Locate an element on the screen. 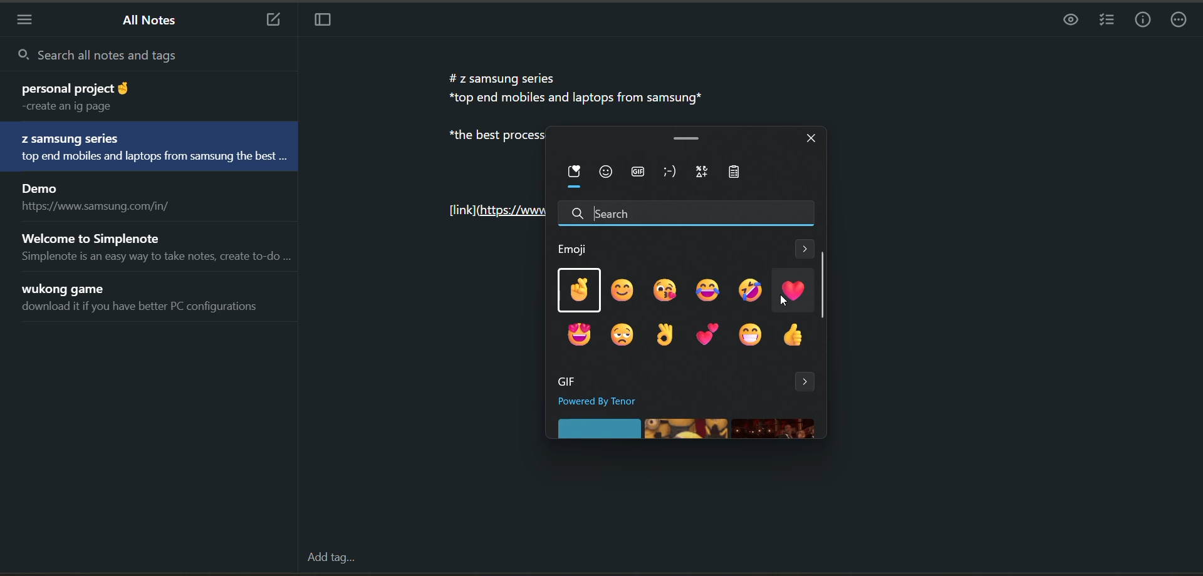 This screenshot has width=1203, height=576. info is located at coordinates (1145, 21).